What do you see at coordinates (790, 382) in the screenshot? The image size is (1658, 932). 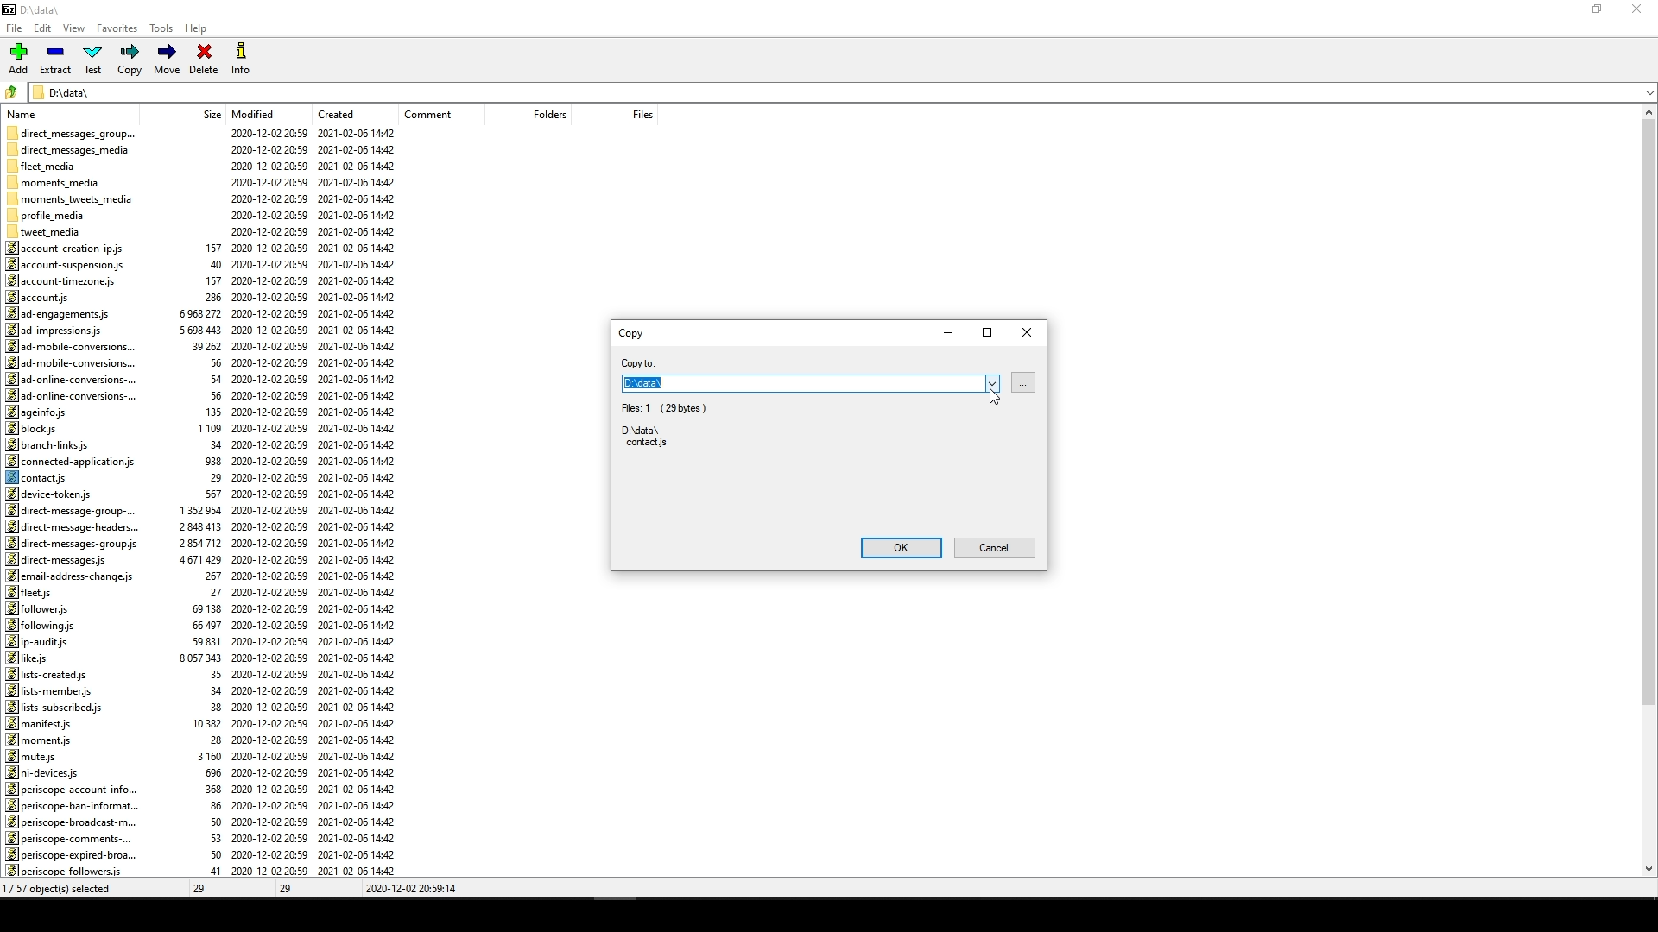 I see `D:\data\` at bounding box center [790, 382].